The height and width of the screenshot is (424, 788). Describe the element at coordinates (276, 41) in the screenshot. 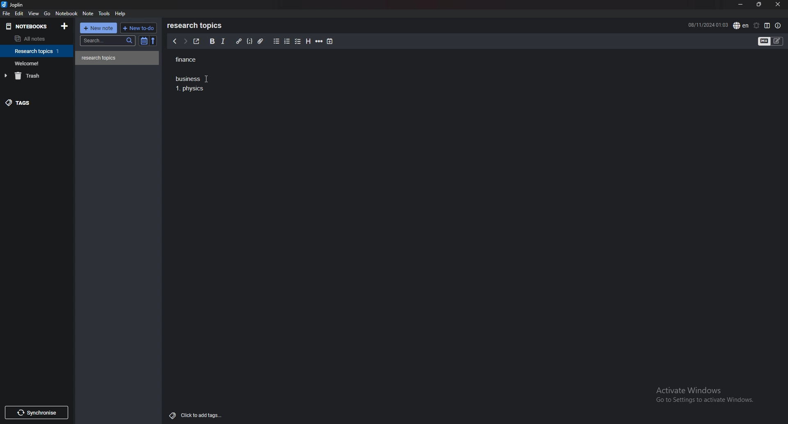

I see `bullet list` at that location.